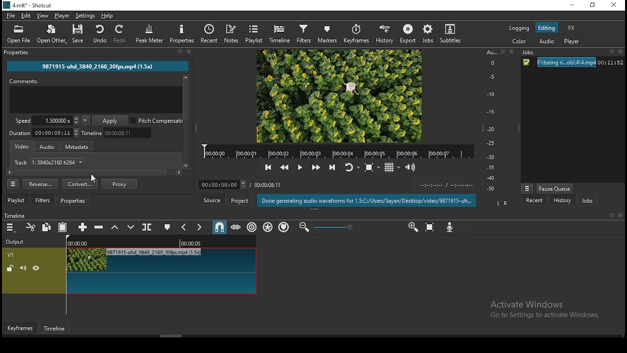  What do you see at coordinates (450, 33) in the screenshot?
I see `subtitles` at bounding box center [450, 33].